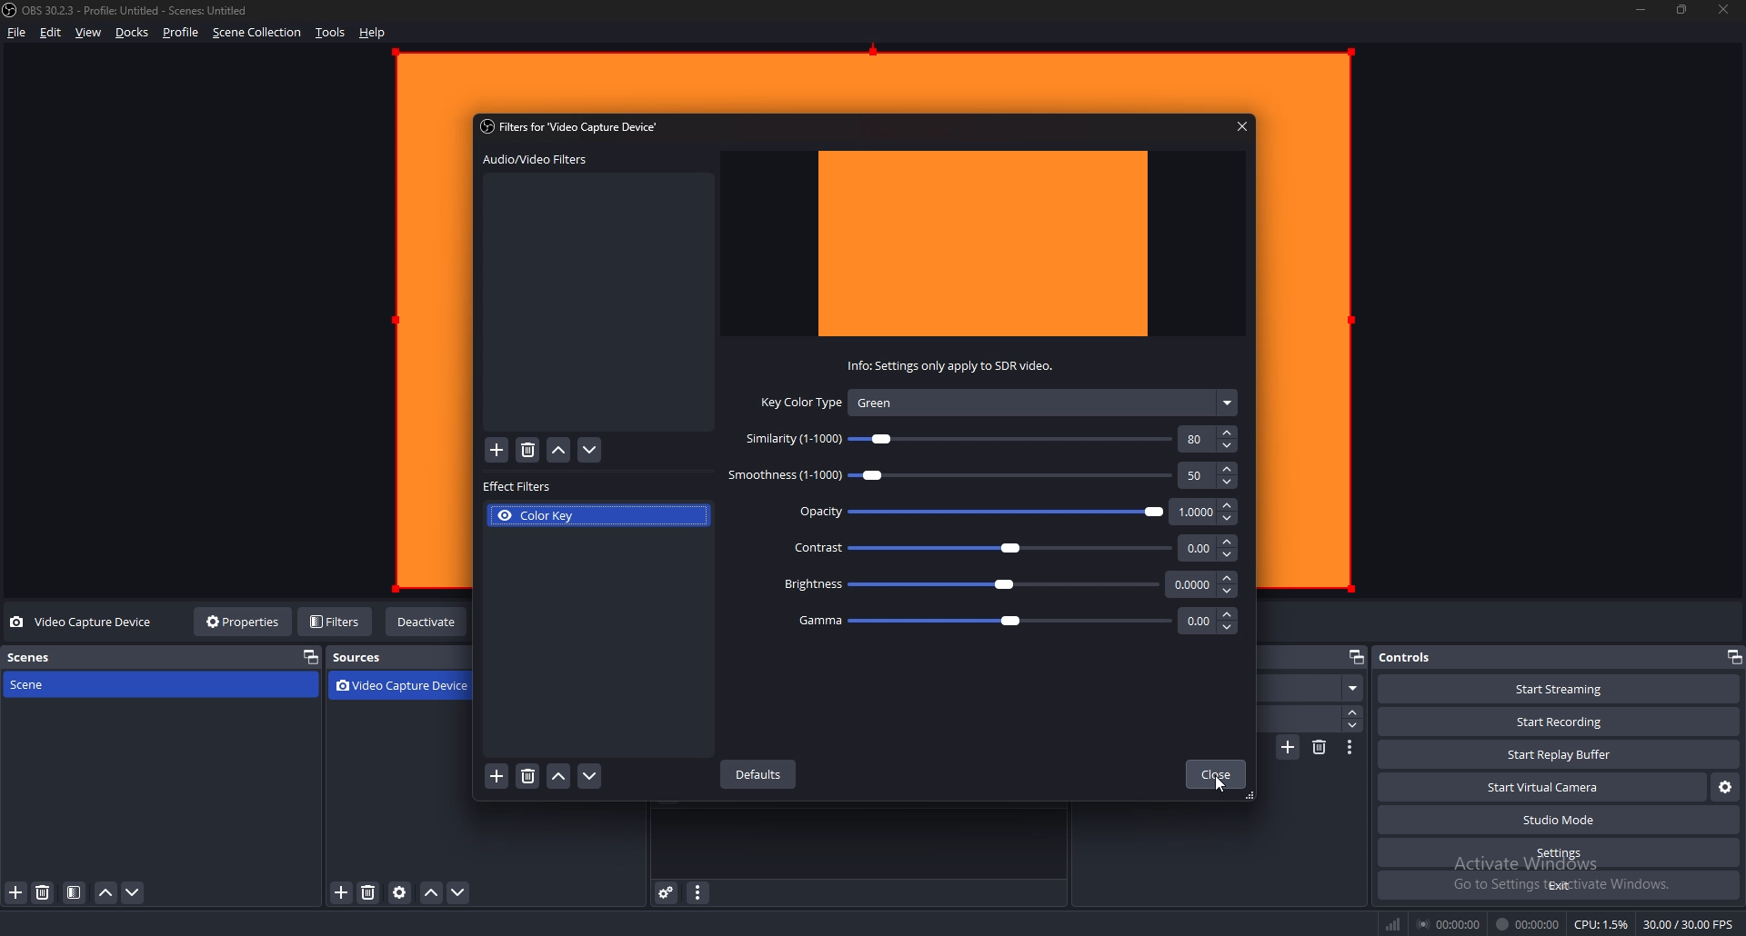 This screenshot has height=936, width=1746. I want to click on color key, so click(599, 515).